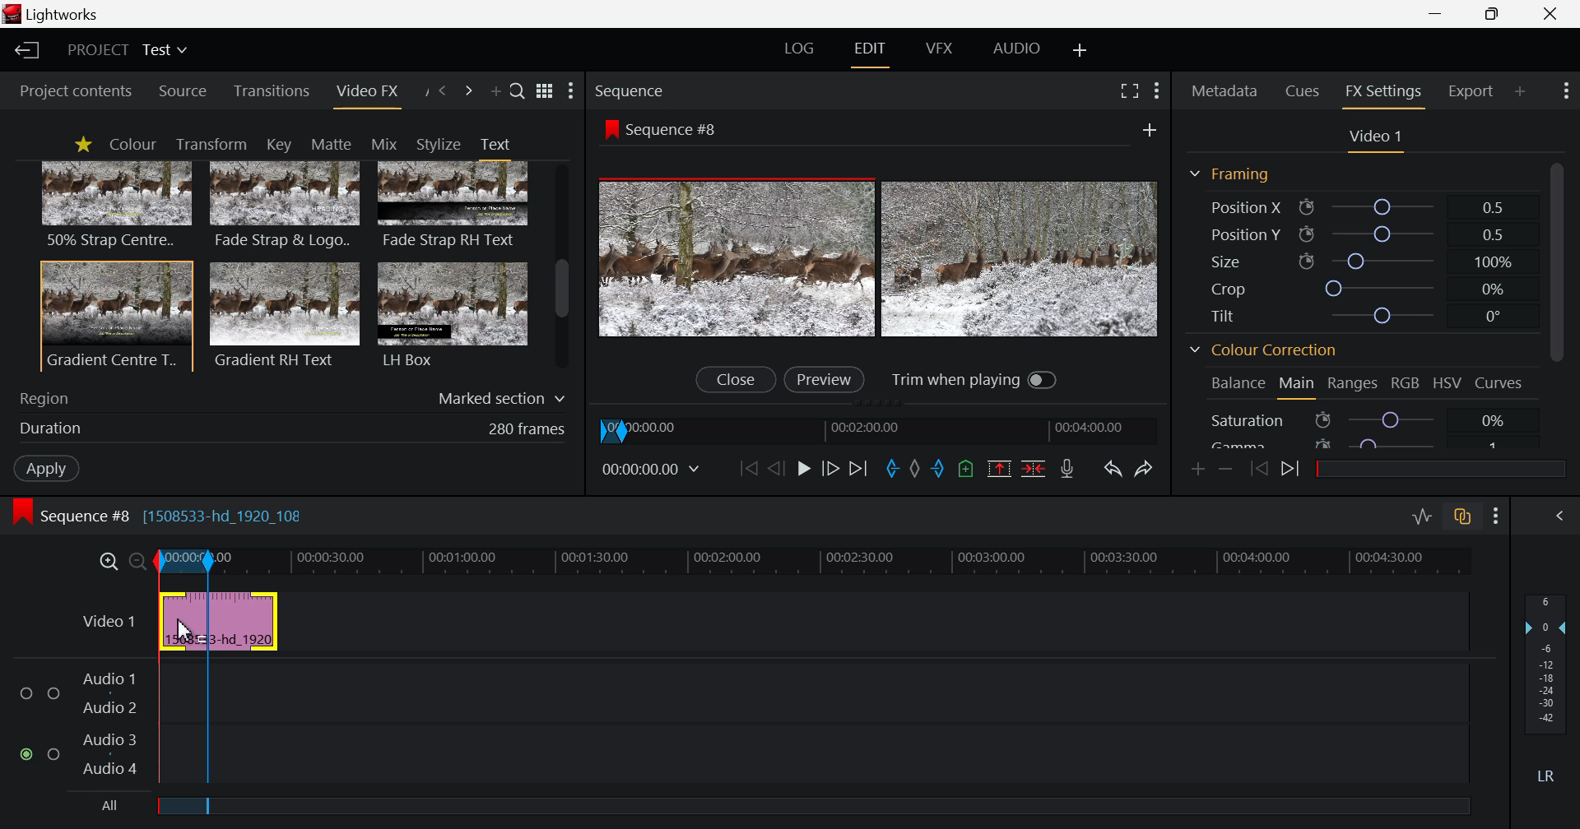 The height and width of the screenshot is (829, 1580). What do you see at coordinates (1195, 468) in the screenshot?
I see `Add keyframe` at bounding box center [1195, 468].